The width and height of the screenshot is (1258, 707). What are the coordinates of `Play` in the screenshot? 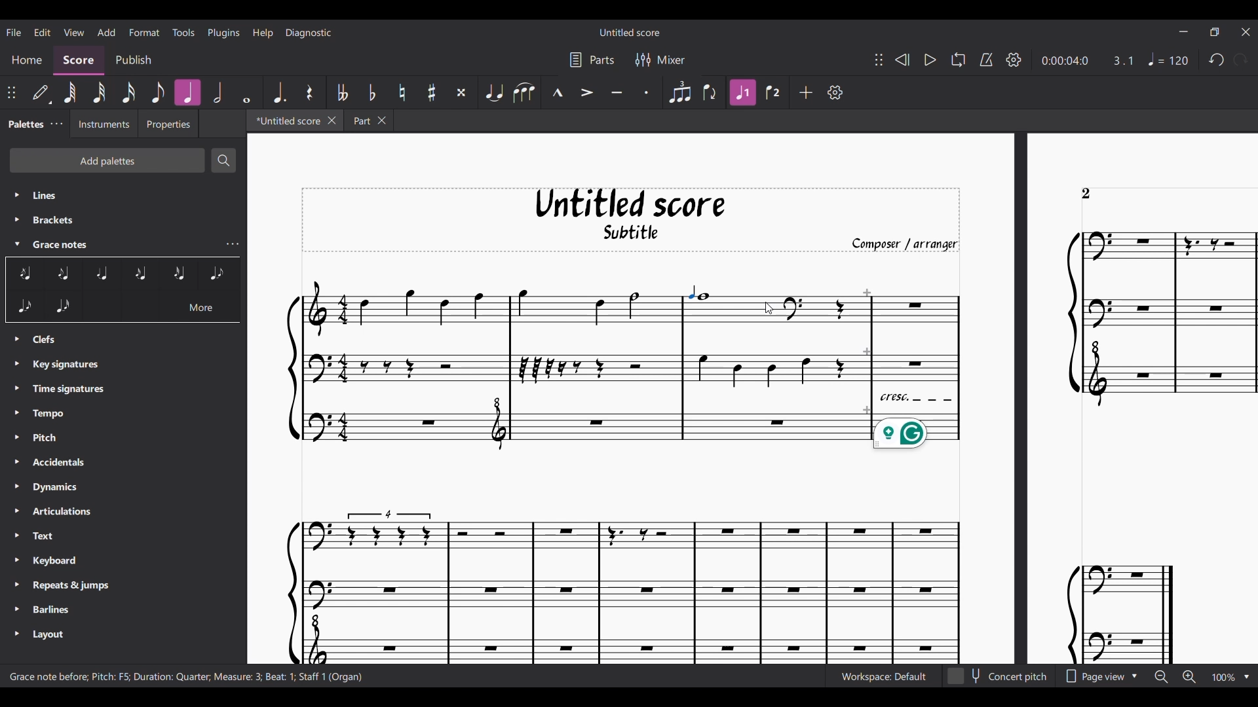 It's located at (930, 60).